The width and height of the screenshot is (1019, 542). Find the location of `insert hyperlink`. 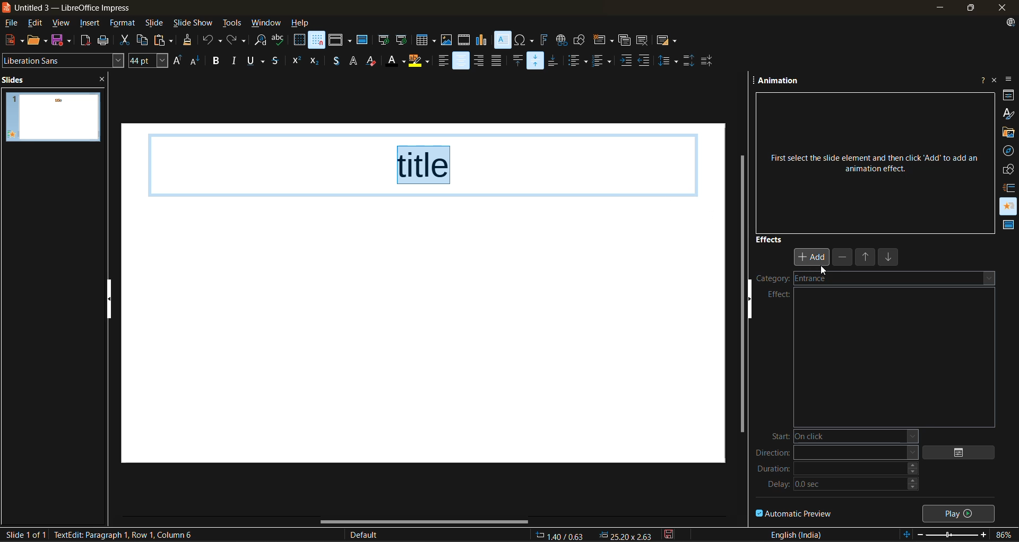

insert hyperlink is located at coordinates (560, 40).